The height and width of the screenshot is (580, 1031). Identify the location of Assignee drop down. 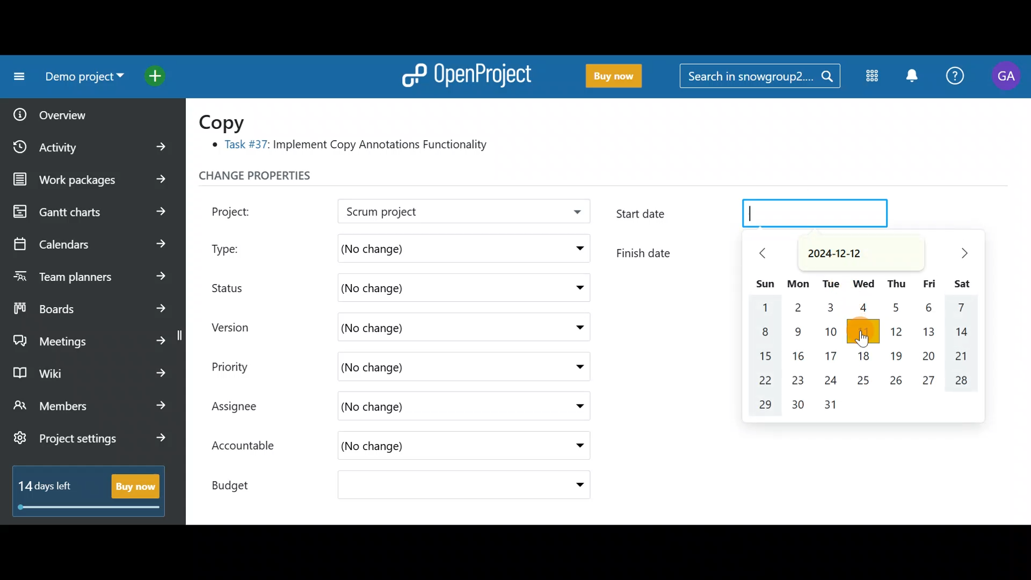
(571, 407).